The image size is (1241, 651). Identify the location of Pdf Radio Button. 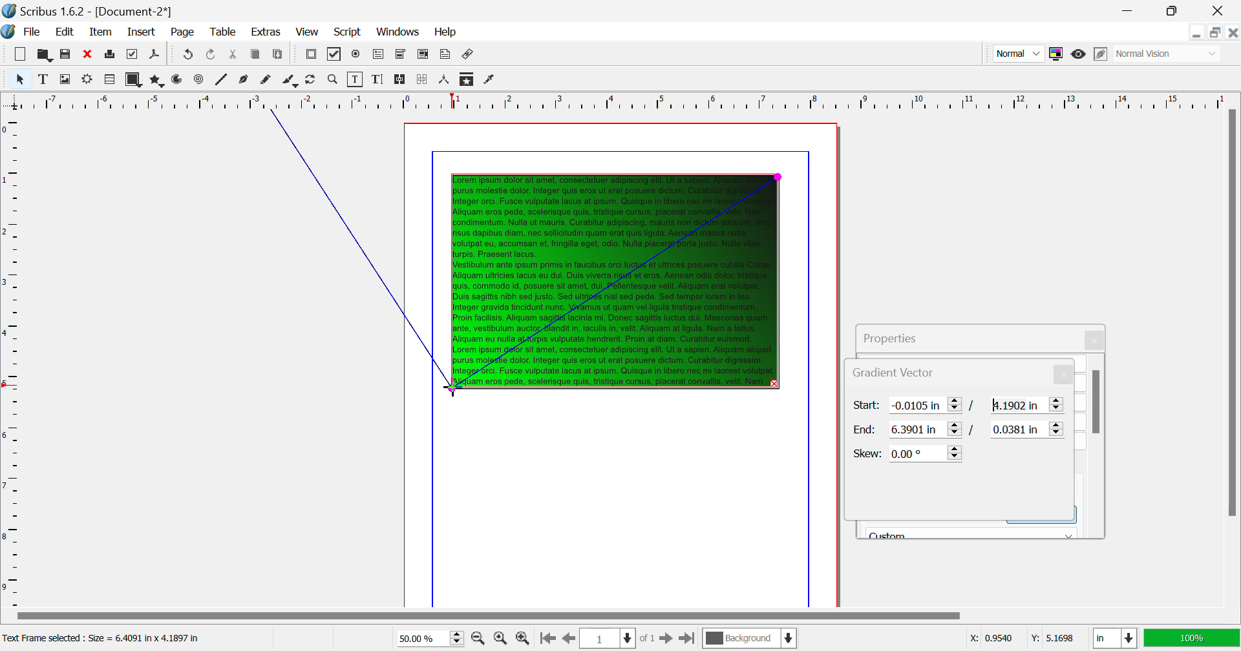
(356, 56).